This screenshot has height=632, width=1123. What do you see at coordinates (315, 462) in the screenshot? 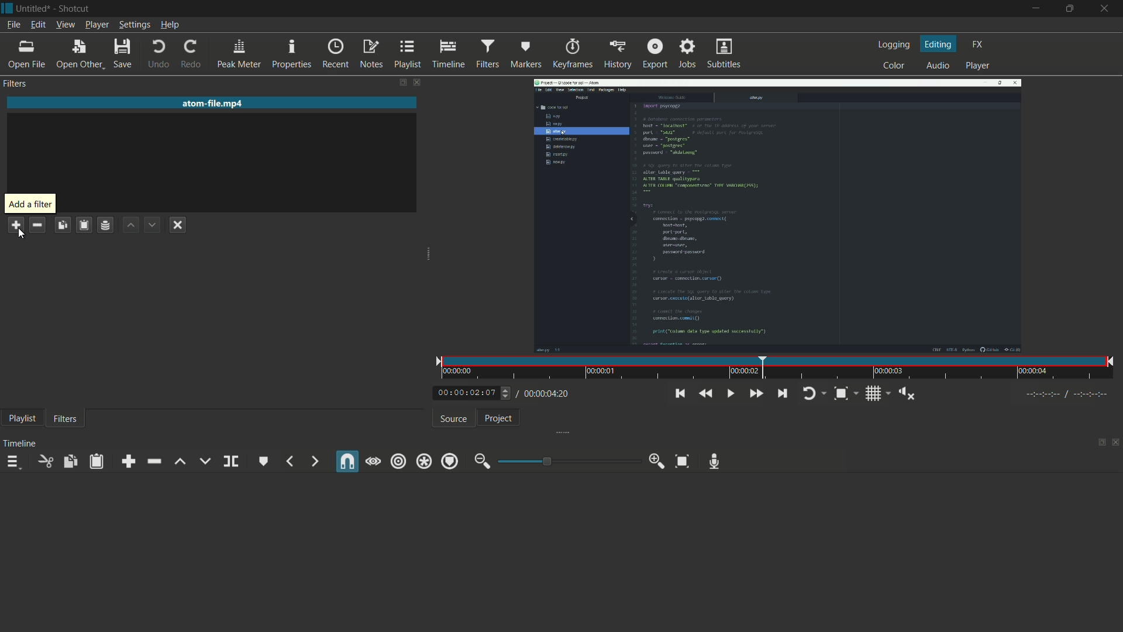
I see `next marker` at bounding box center [315, 462].